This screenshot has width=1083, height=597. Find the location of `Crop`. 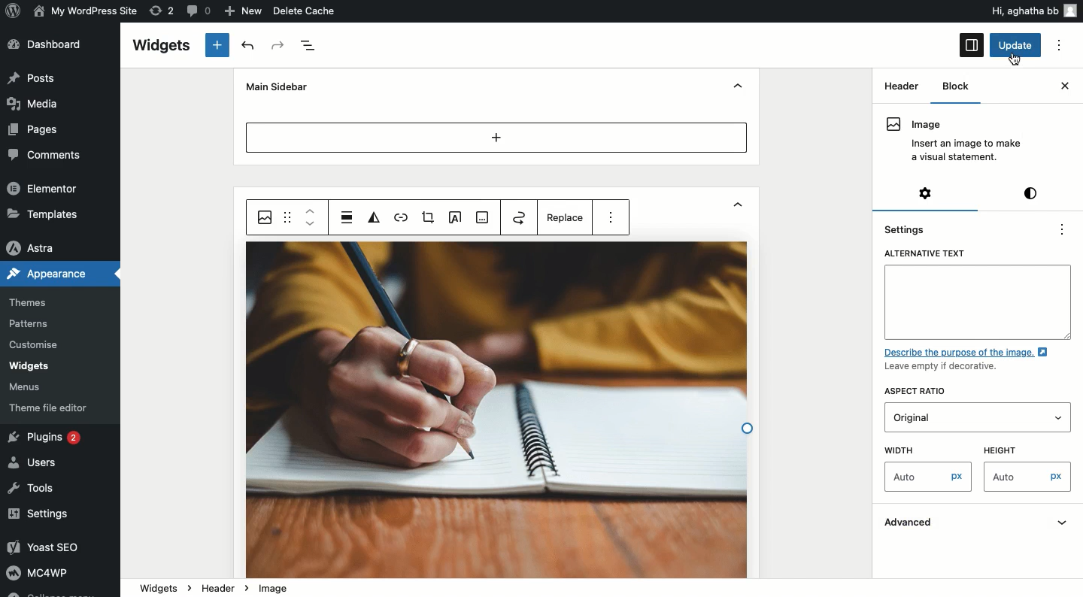

Crop is located at coordinates (427, 218).